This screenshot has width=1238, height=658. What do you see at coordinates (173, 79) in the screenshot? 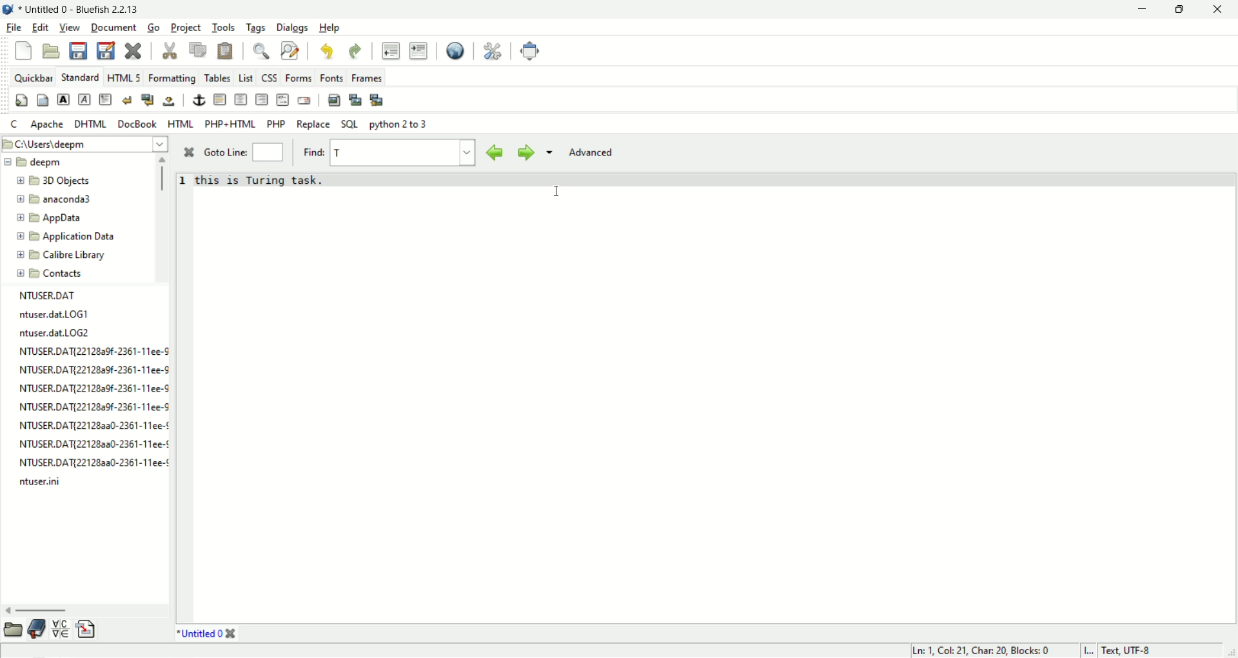
I see `formatting` at bounding box center [173, 79].